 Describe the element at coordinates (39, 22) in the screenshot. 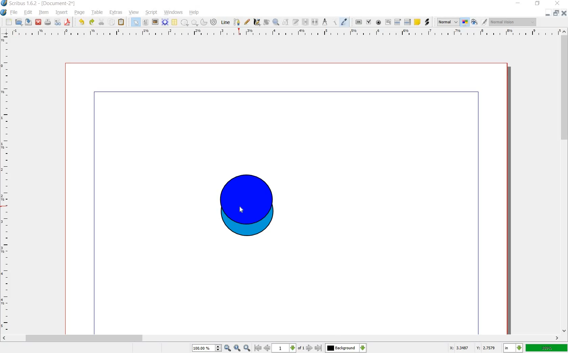

I see `close` at that location.